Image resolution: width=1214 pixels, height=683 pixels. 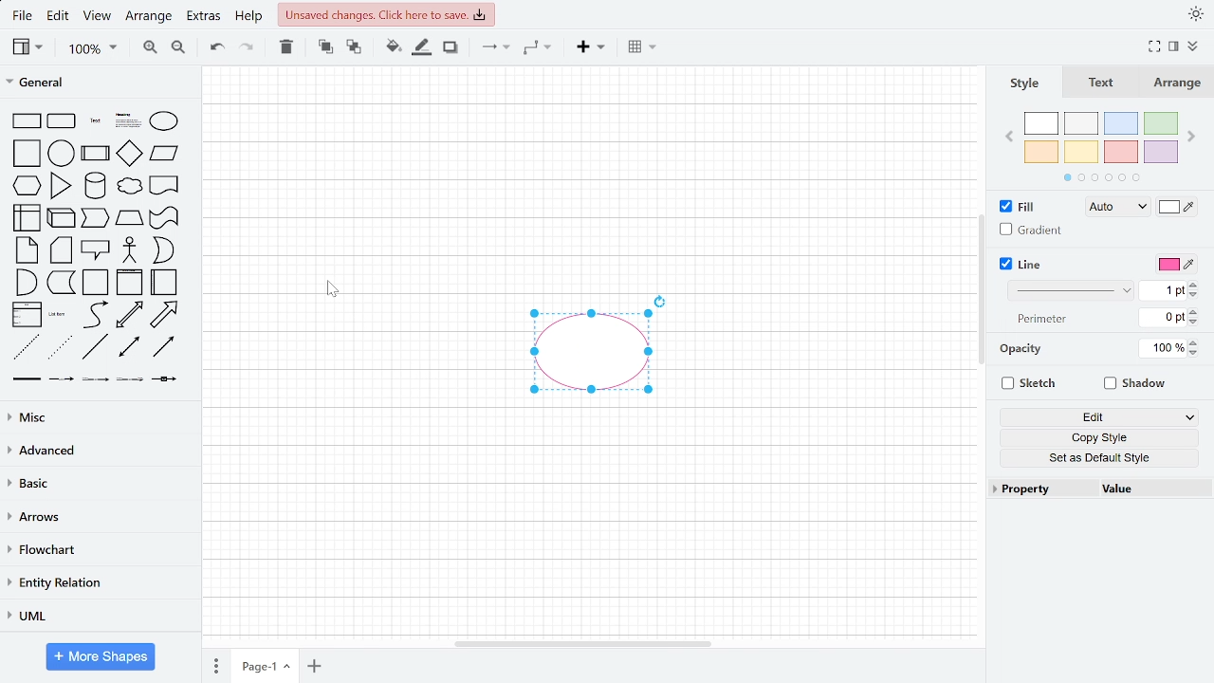 What do you see at coordinates (323, 47) in the screenshot?
I see `to front` at bounding box center [323, 47].